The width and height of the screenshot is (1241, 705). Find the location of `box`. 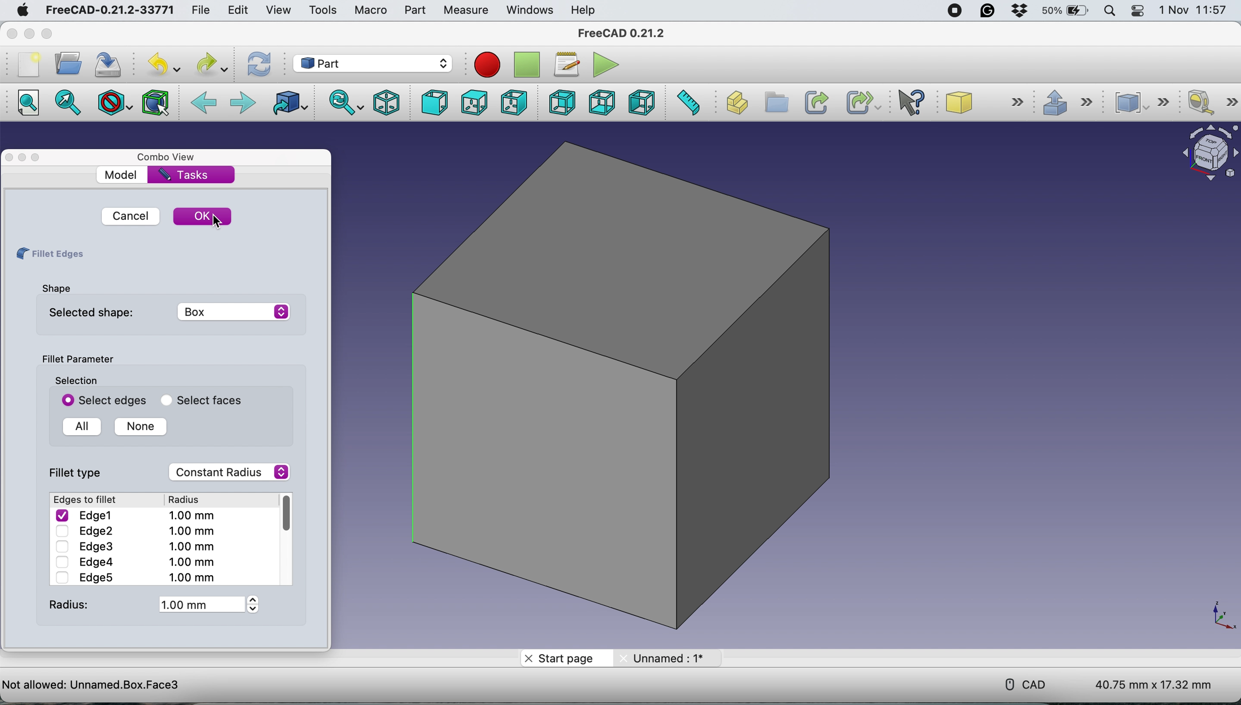

box is located at coordinates (622, 383).